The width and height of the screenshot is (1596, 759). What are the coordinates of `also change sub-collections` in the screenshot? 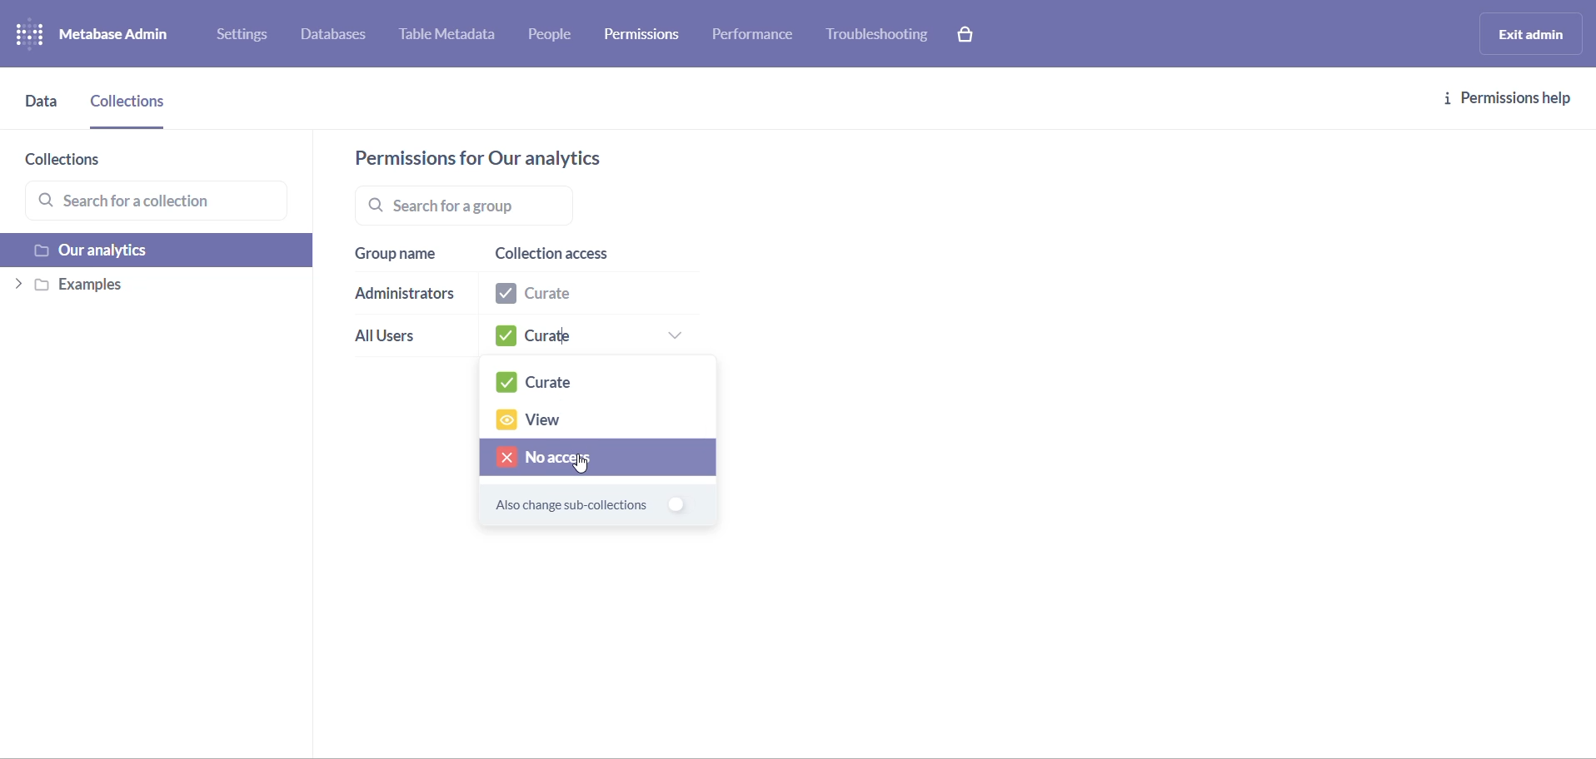 It's located at (581, 508).